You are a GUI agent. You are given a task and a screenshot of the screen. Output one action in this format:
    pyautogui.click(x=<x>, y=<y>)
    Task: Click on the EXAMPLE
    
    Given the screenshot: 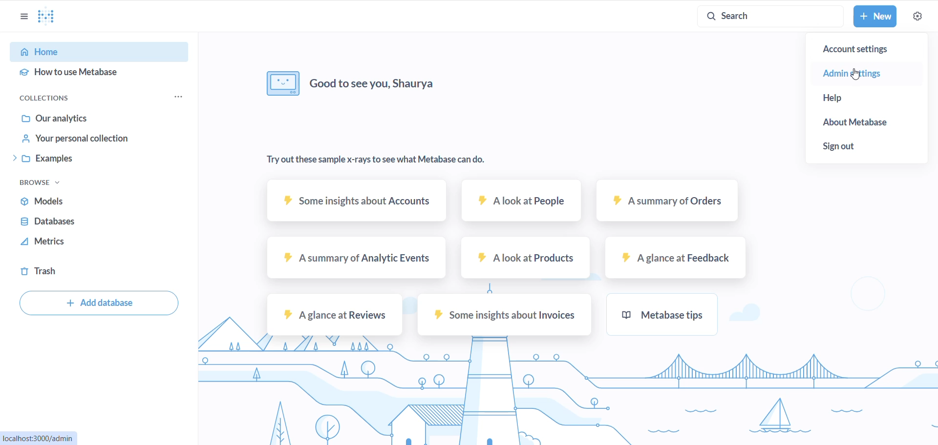 What is the action you would take?
    pyautogui.click(x=107, y=160)
    